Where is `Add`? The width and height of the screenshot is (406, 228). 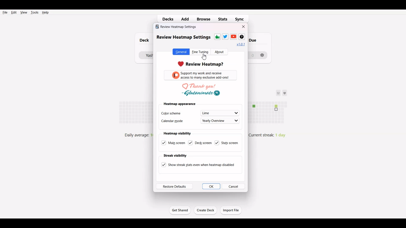
Add is located at coordinates (186, 19).